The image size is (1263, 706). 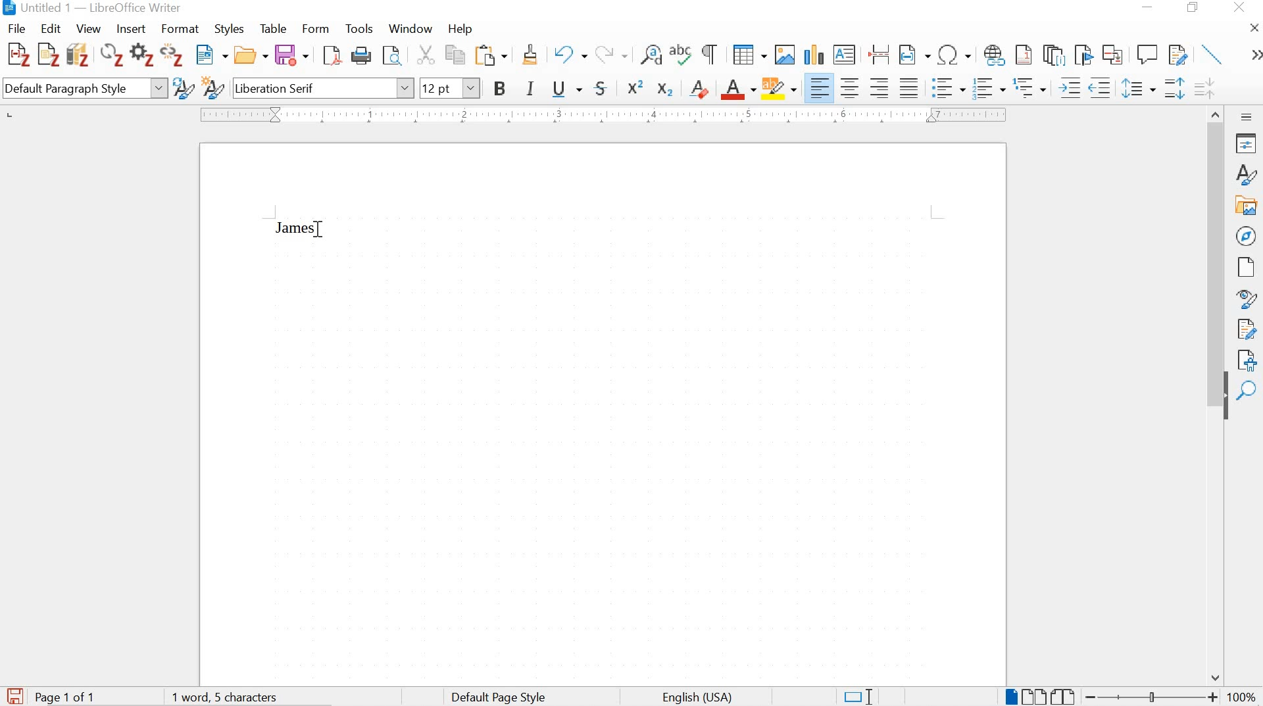 What do you see at coordinates (681, 57) in the screenshot?
I see `check spelling` at bounding box center [681, 57].